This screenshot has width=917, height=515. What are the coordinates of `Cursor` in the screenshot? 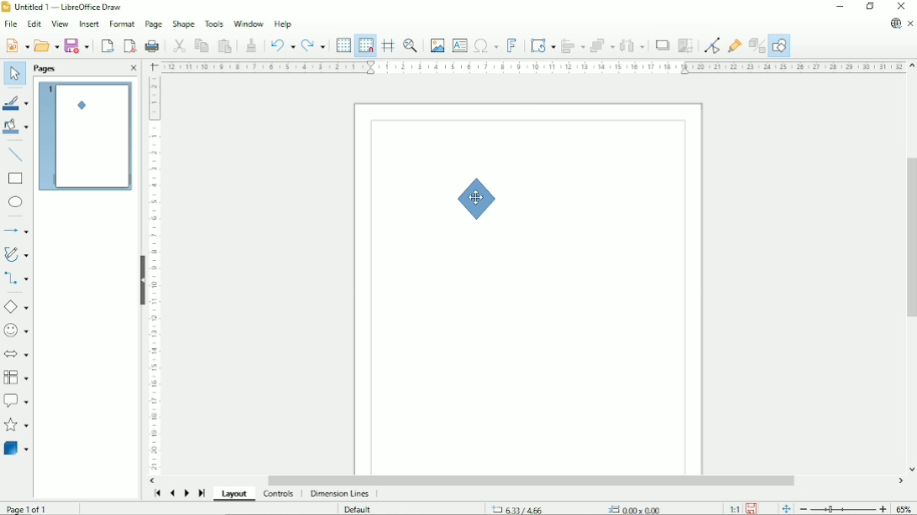 It's located at (475, 198).